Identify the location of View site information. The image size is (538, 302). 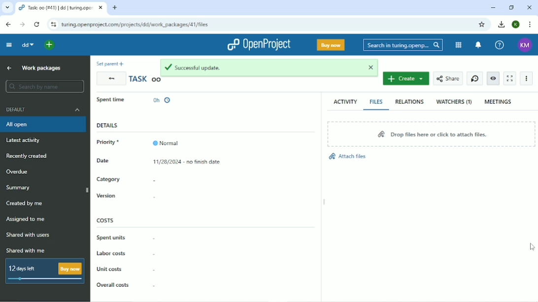
(53, 25).